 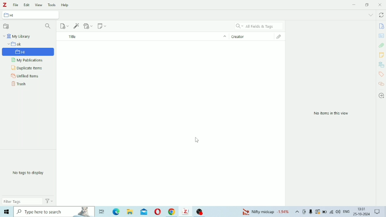 What do you see at coordinates (381, 36) in the screenshot?
I see `Abstract` at bounding box center [381, 36].